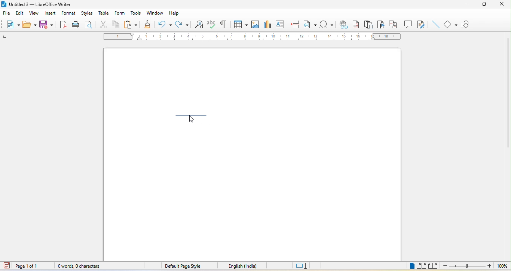  Describe the element at coordinates (76, 24) in the screenshot. I see `print` at that location.